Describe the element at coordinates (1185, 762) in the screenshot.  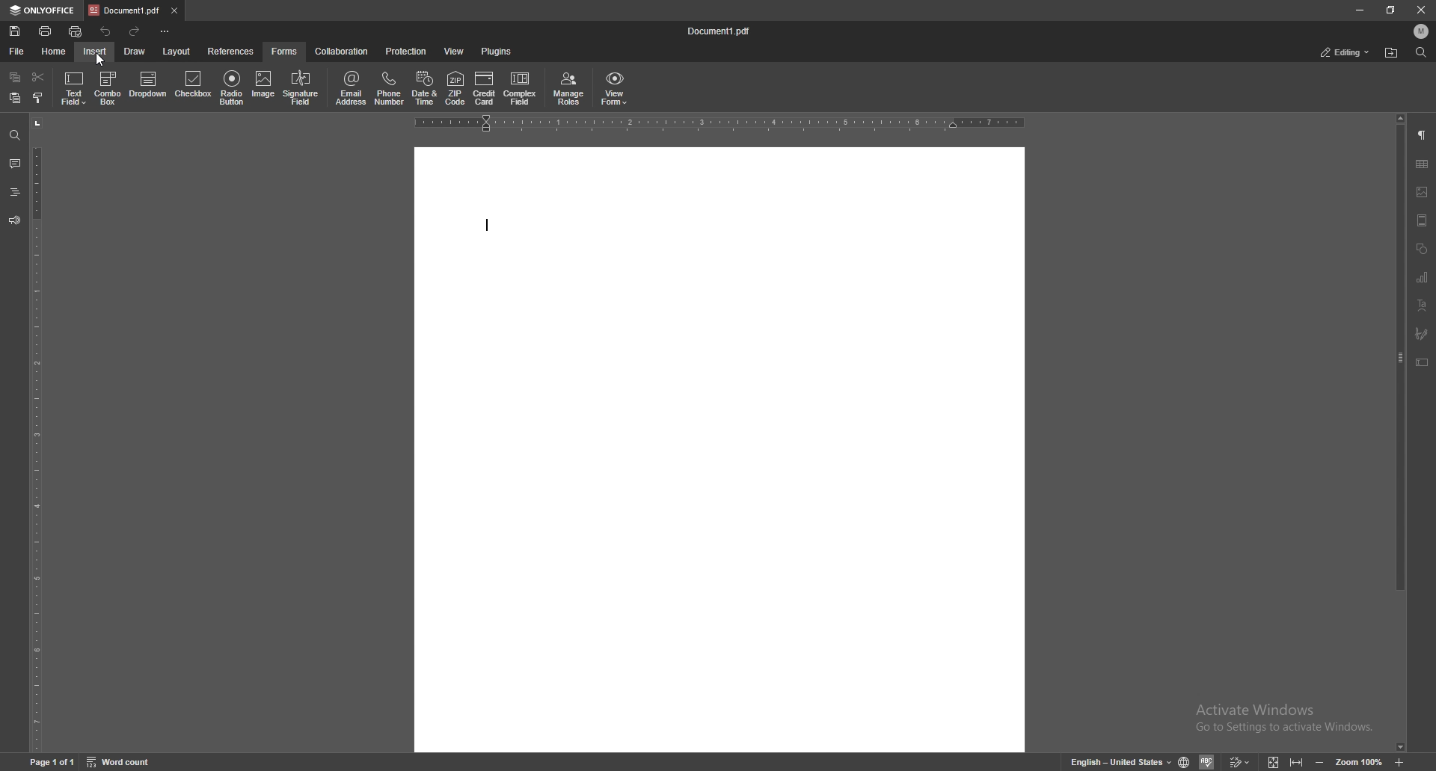
I see `set doc language` at that location.